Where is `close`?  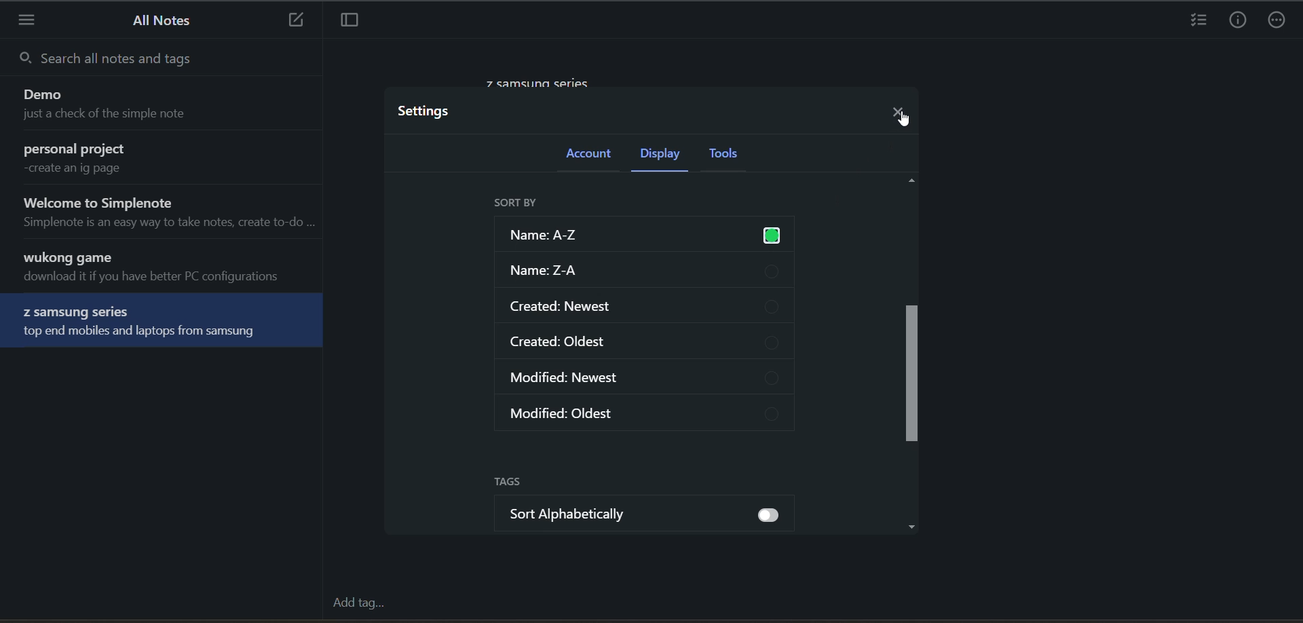 close is located at coordinates (901, 110).